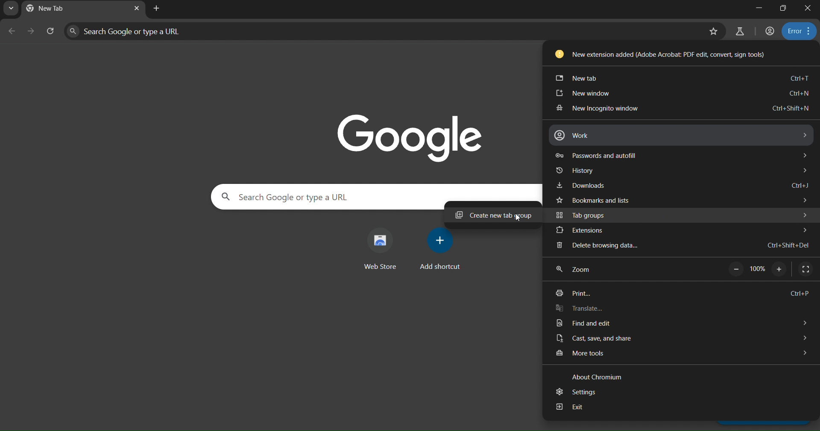 Image resolution: width=820 pixels, height=431 pixels. Describe the element at coordinates (679, 354) in the screenshot. I see `more tools` at that location.